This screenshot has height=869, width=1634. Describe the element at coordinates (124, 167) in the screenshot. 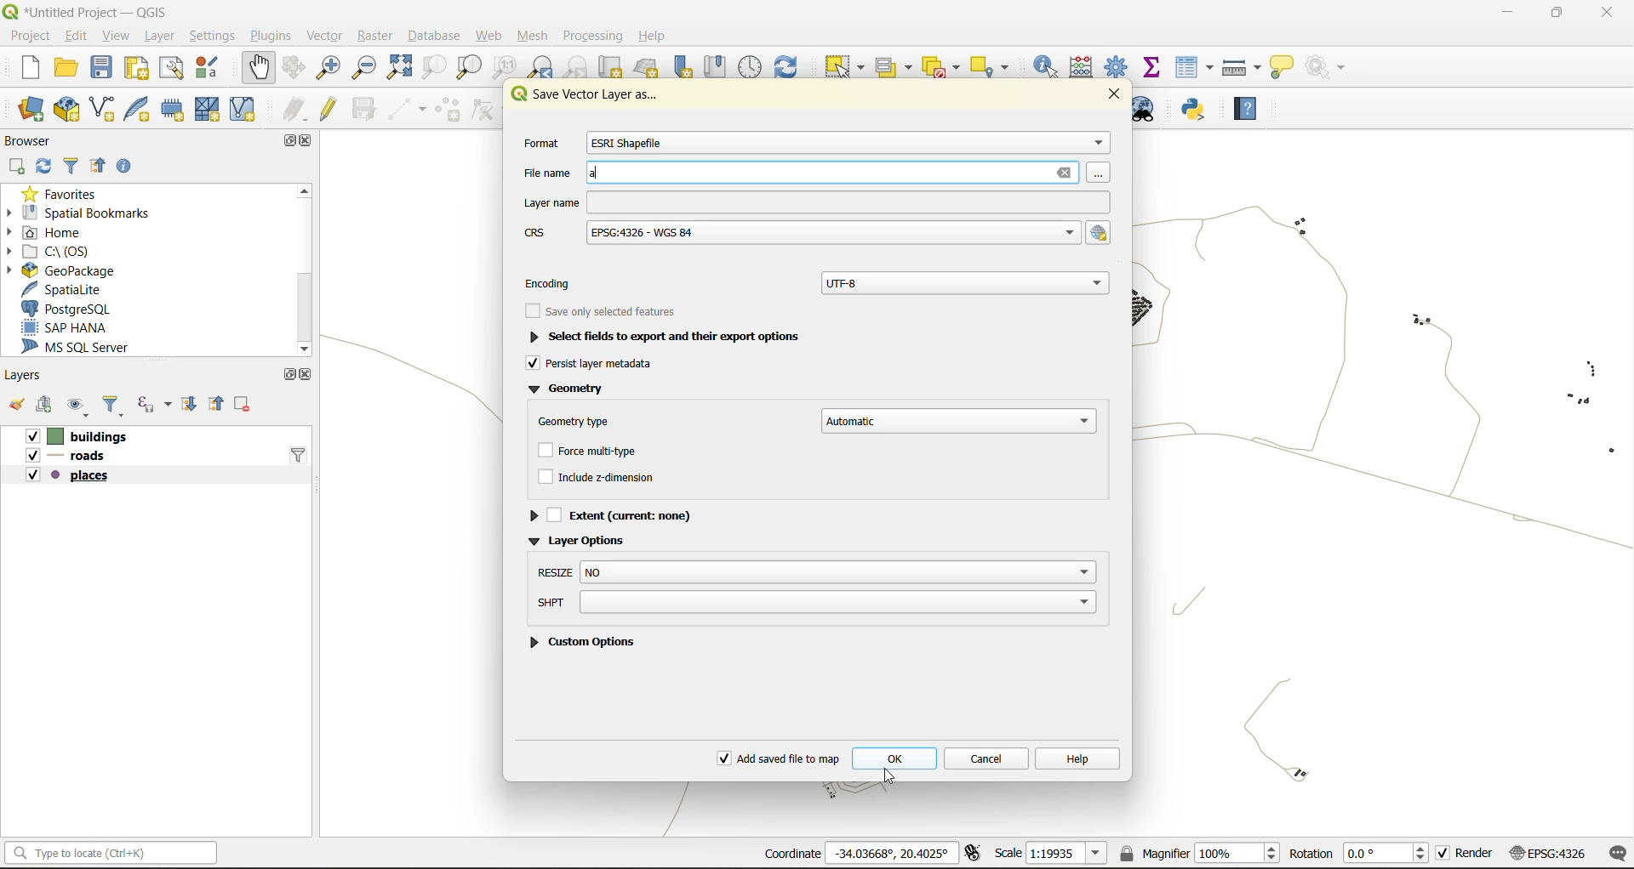

I see `enable properties` at that location.